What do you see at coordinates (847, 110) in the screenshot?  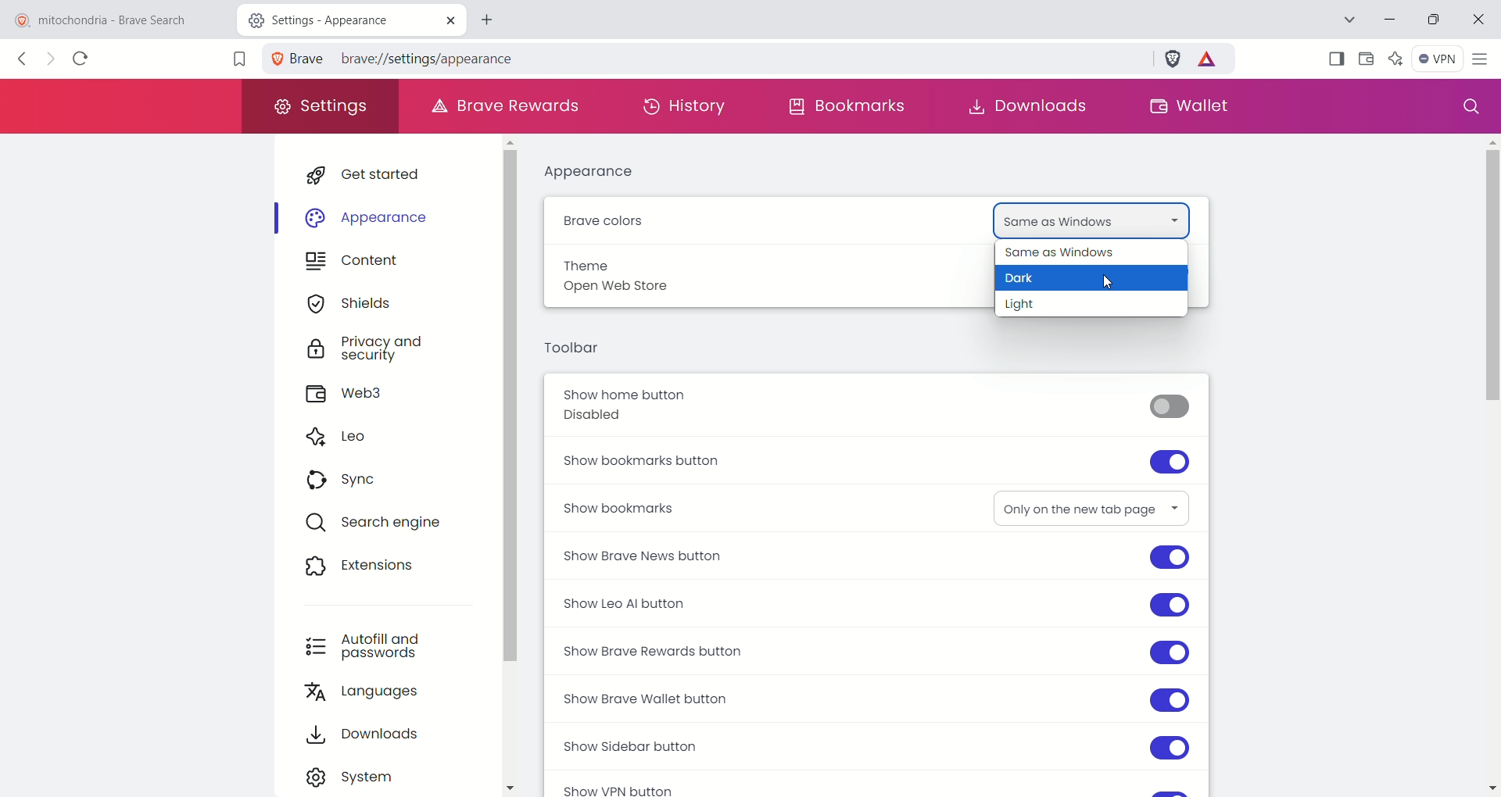 I see `bookmarks` at bounding box center [847, 110].